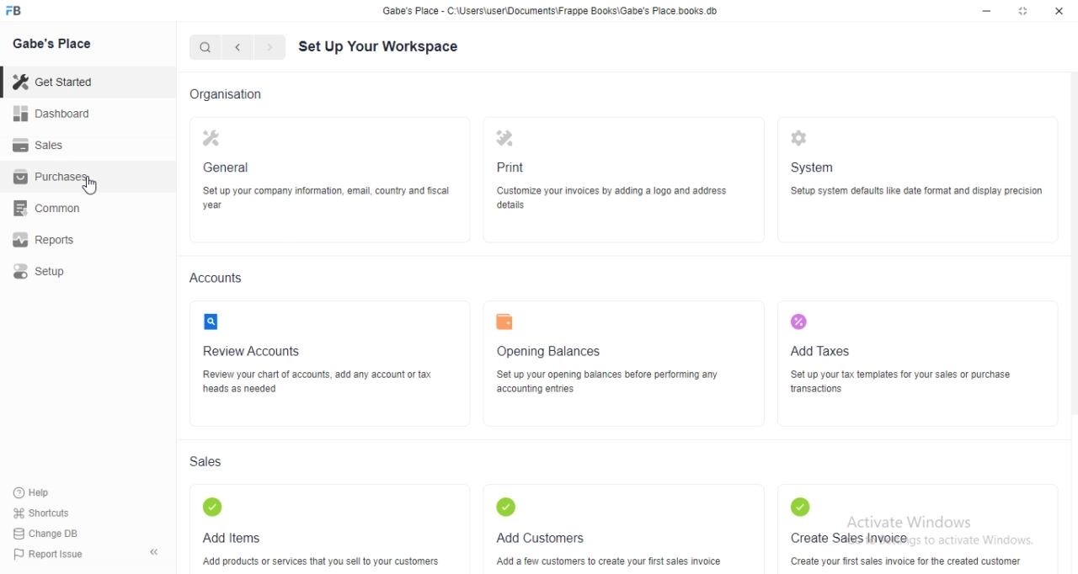  Describe the element at coordinates (13, 10) in the screenshot. I see `Frappe Books logo` at that location.